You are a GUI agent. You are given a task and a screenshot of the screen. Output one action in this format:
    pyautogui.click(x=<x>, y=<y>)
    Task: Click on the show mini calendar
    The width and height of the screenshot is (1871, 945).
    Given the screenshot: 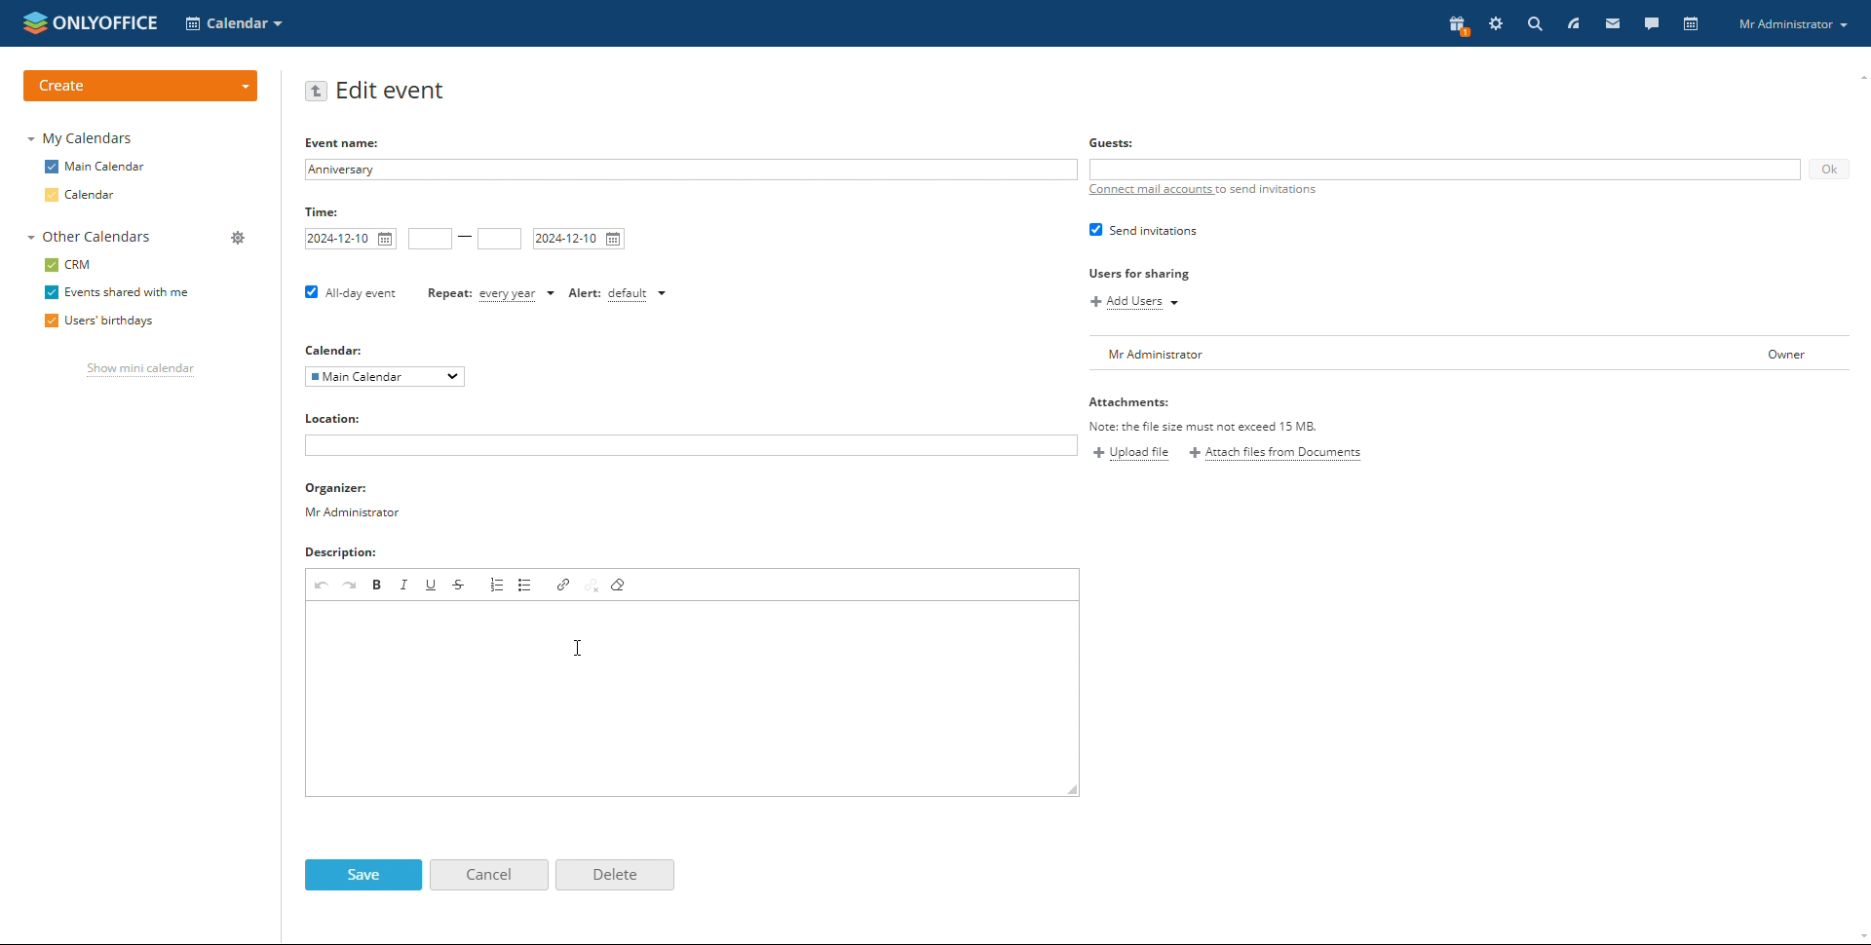 What is the action you would take?
    pyautogui.click(x=138, y=370)
    